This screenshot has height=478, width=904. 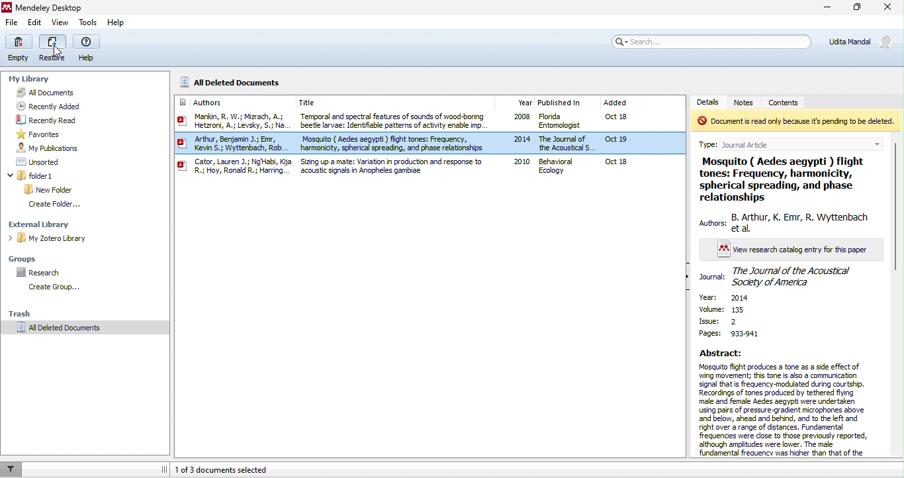 I want to click on trash, so click(x=26, y=313).